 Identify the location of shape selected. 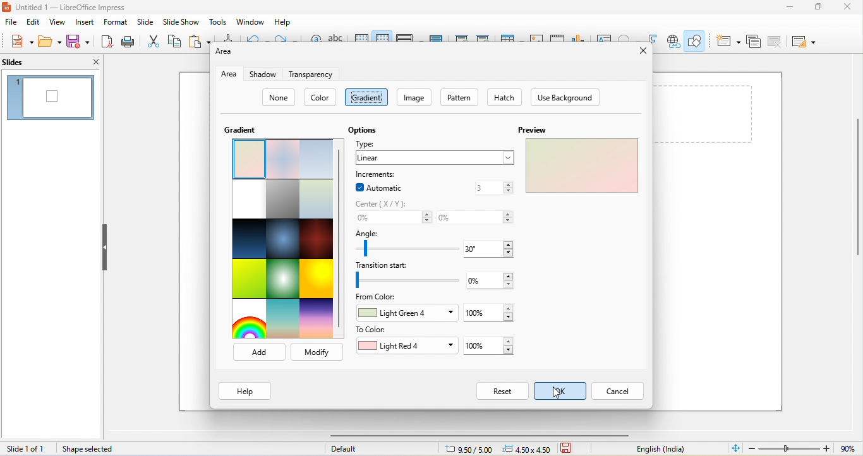
(90, 450).